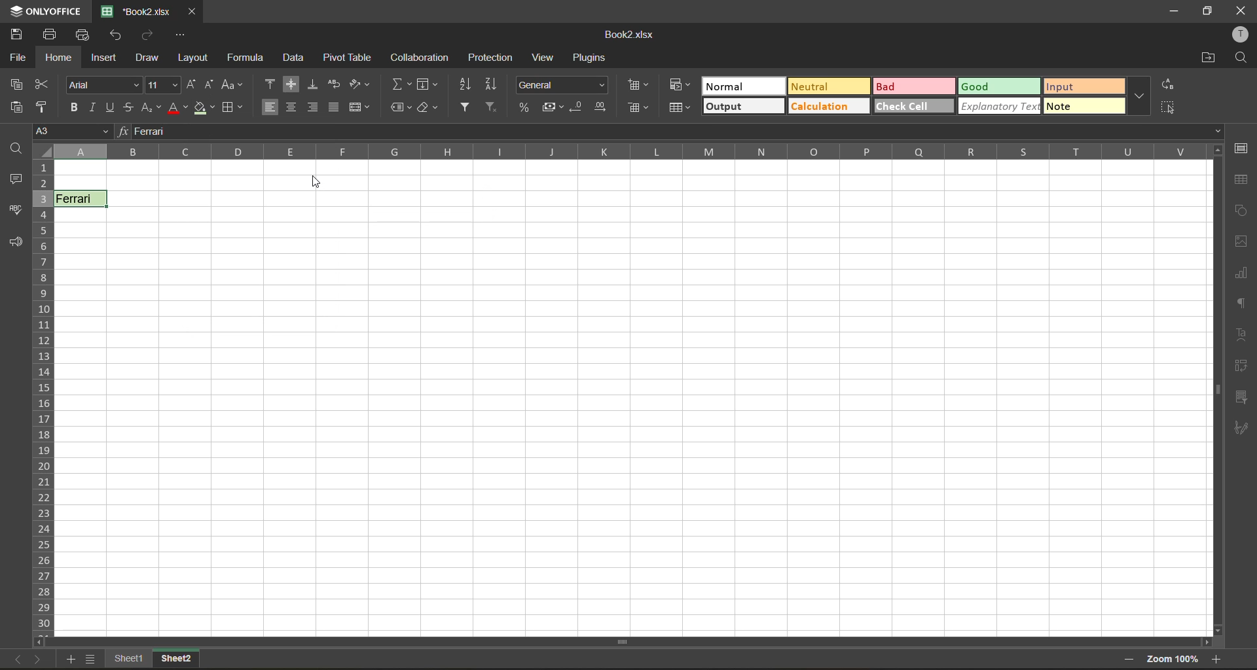  What do you see at coordinates (43, 83) in the screenshot?
I see `cut` at bounding box center [43, 83].